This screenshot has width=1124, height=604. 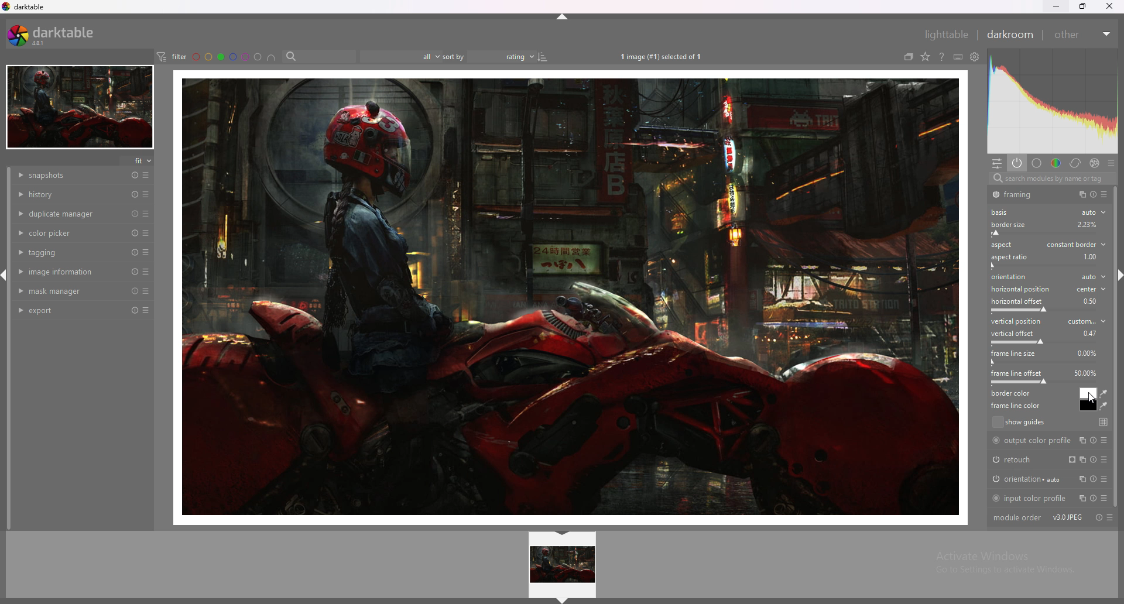 I want to click on rating, so click(x=509, y=57).